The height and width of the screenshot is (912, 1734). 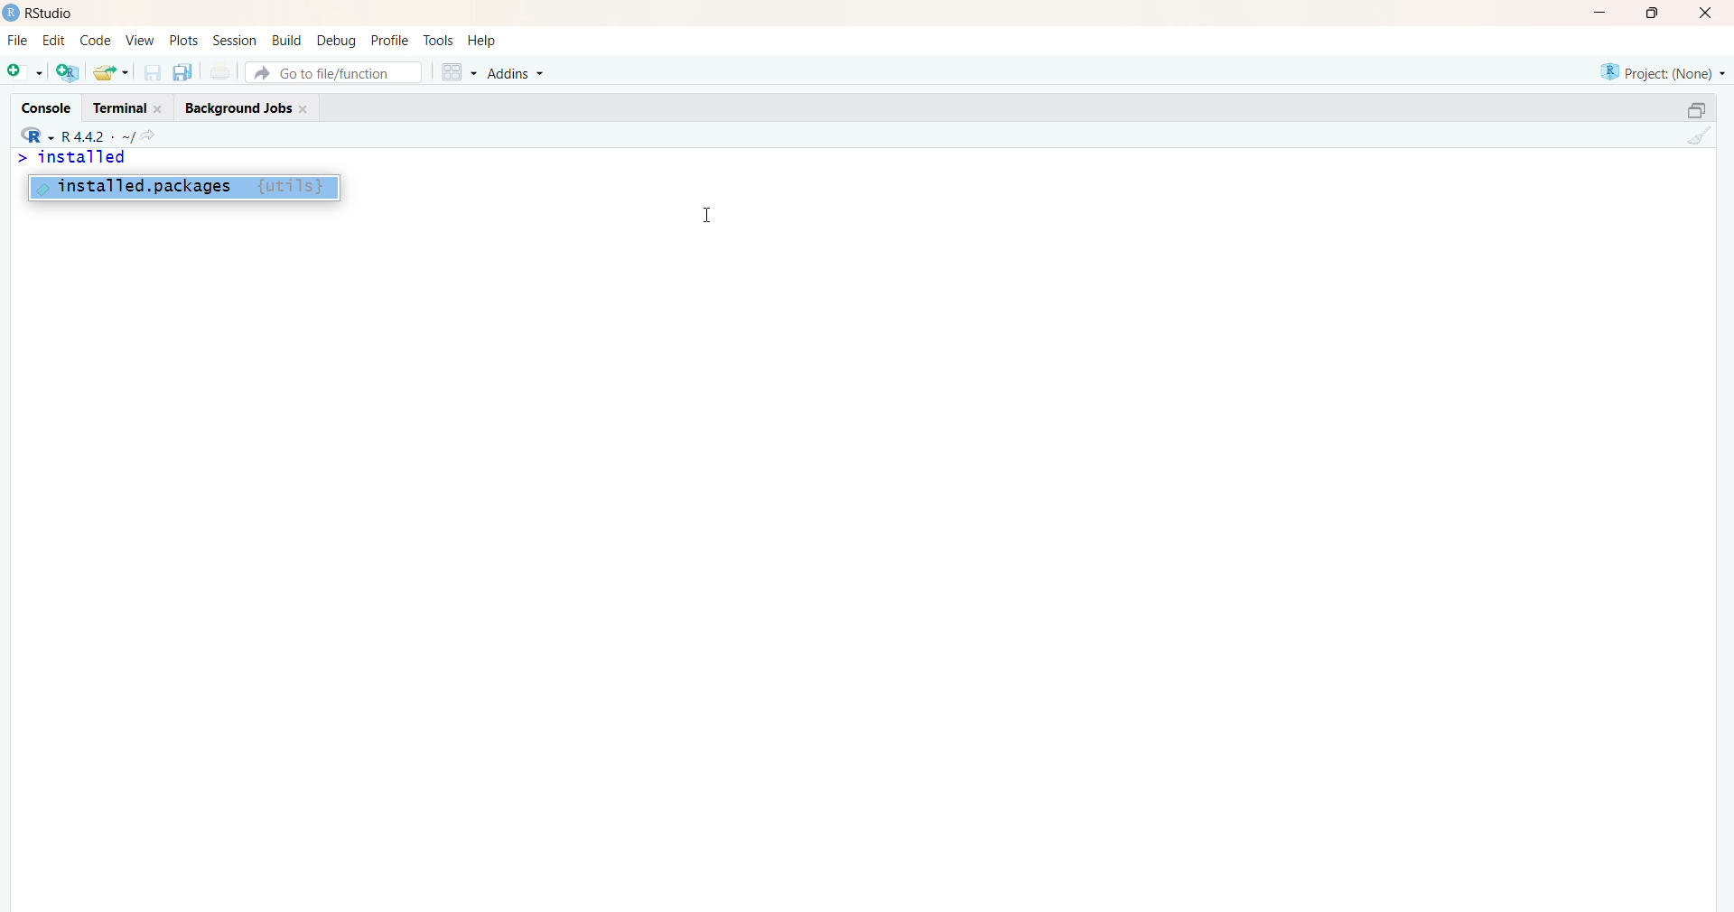 What do you see at coordinates (149, 137) in the screenshot?
I see `view the current working directory` at bounding box center [149, 137].